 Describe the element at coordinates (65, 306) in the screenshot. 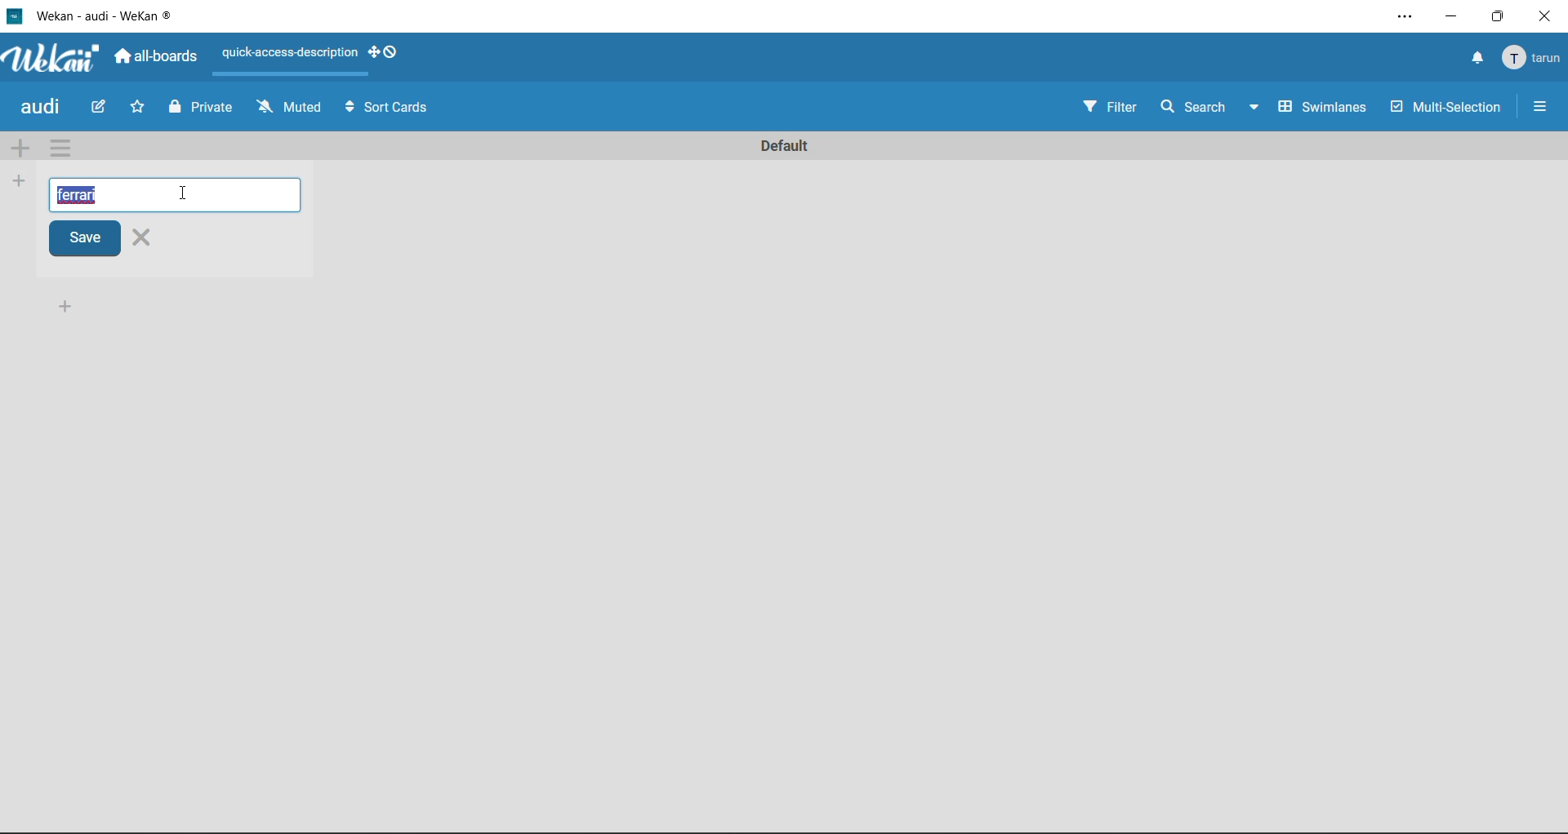

I see `` at that location.